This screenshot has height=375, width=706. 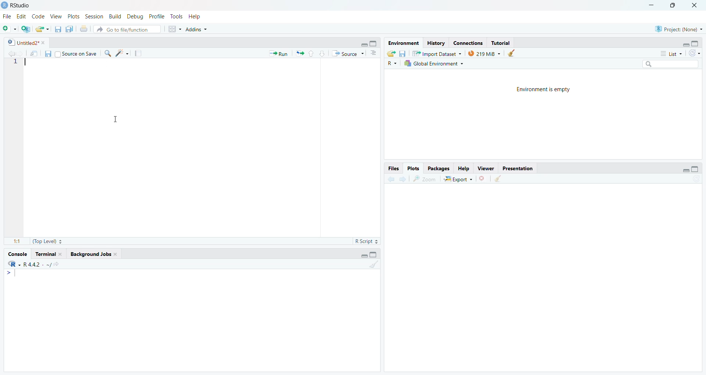 What do you see at coordinates (518, 168) in the screenshot?
I see `Presentation` at bounding box center [518, 168].